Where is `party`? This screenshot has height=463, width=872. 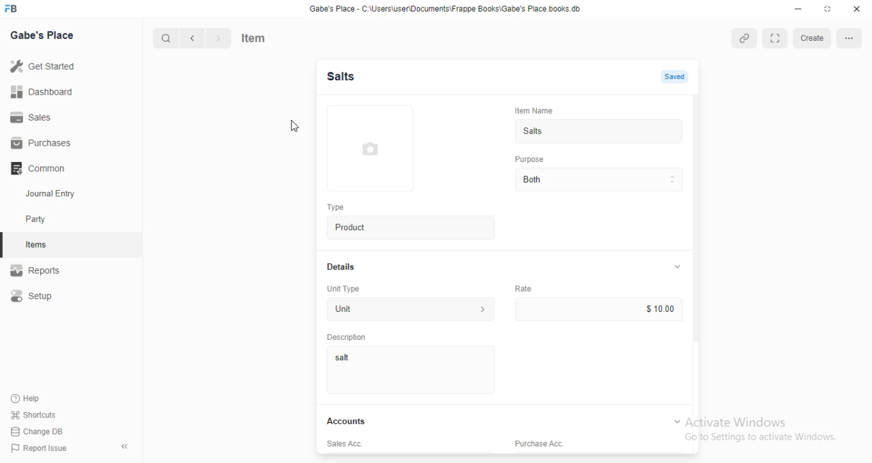 party is located at coordinates (38, 219).